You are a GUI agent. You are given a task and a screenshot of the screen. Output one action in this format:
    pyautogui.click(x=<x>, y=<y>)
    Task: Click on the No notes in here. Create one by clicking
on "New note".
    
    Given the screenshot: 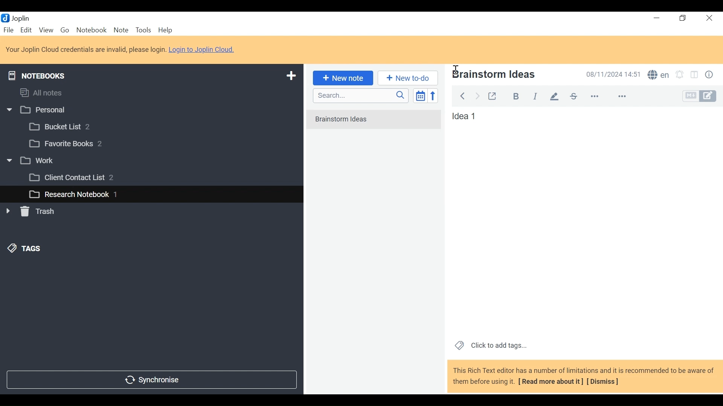 What is the action you would take?
    pyautogui.click(x=376, y=124)
    